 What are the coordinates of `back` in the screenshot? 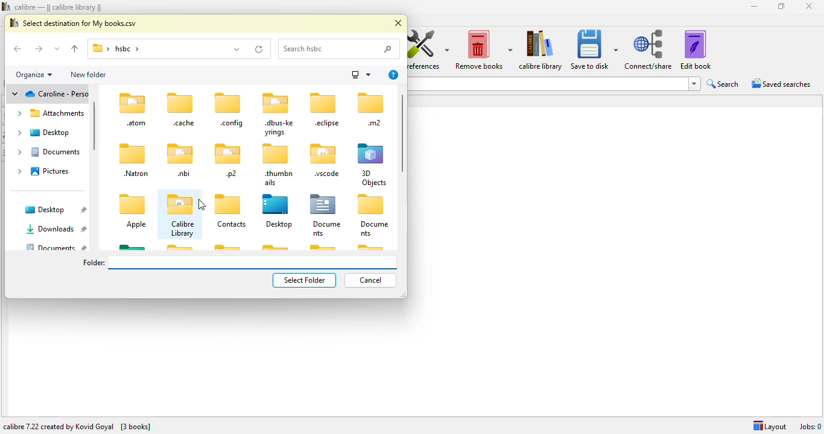 It's located at (19, 49).